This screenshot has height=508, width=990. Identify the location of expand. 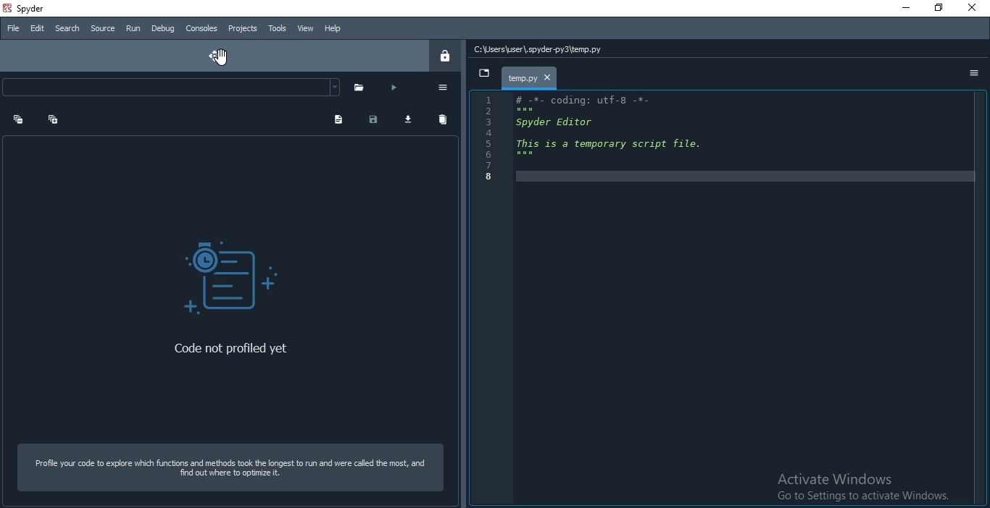
(19, 119).